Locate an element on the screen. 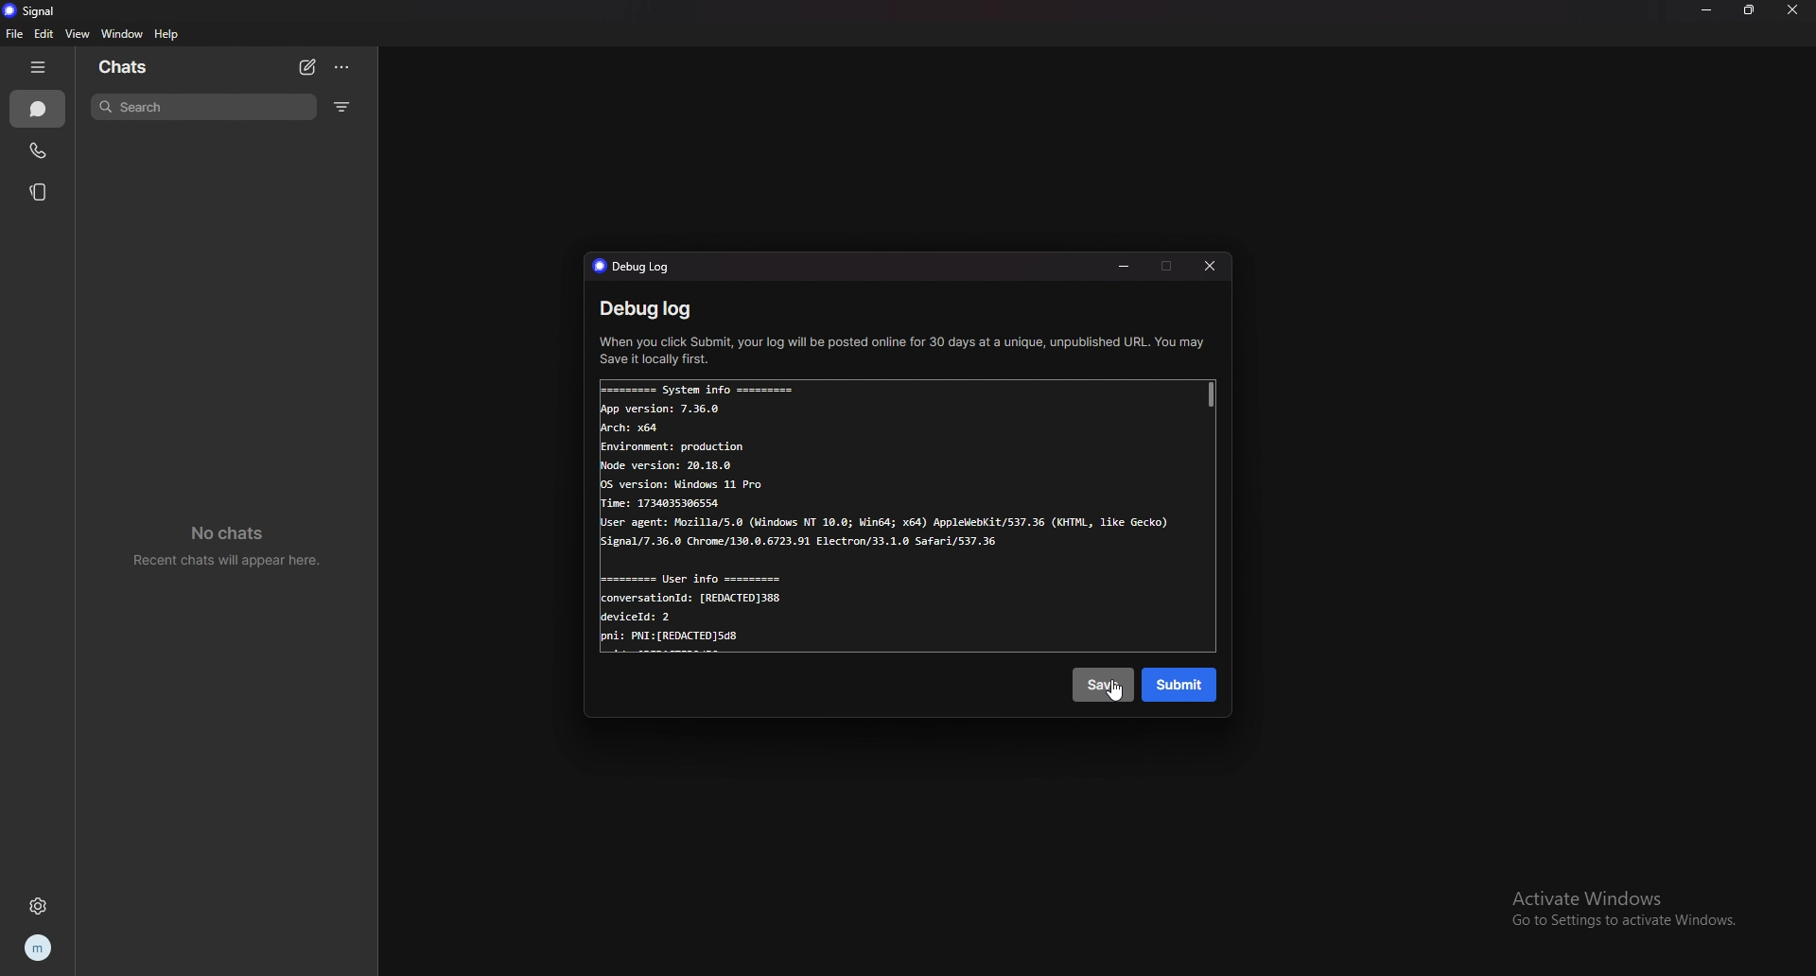 The height and width of the screenshot is (976, 1816). search is located at coordinates (204, 108).